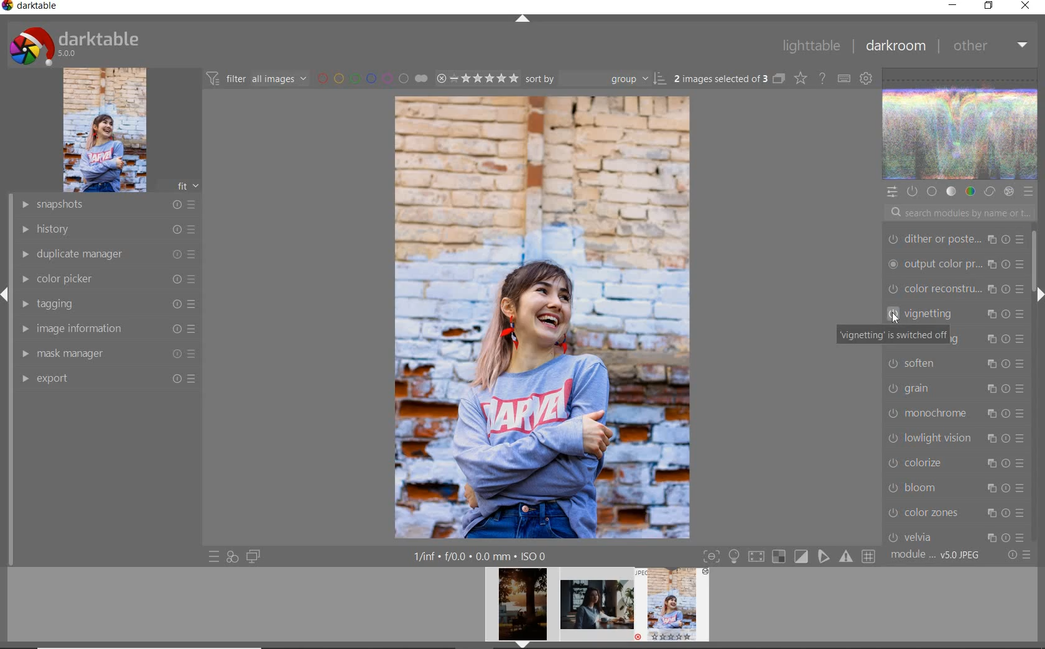  I want to click on correct, so click(990, 192).